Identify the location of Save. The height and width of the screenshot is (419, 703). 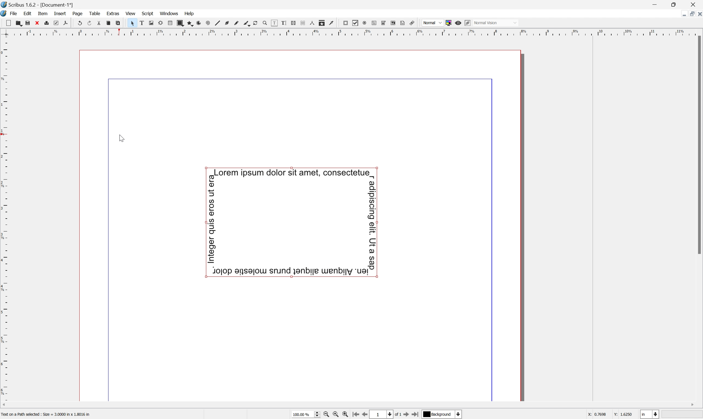
(27, 23).